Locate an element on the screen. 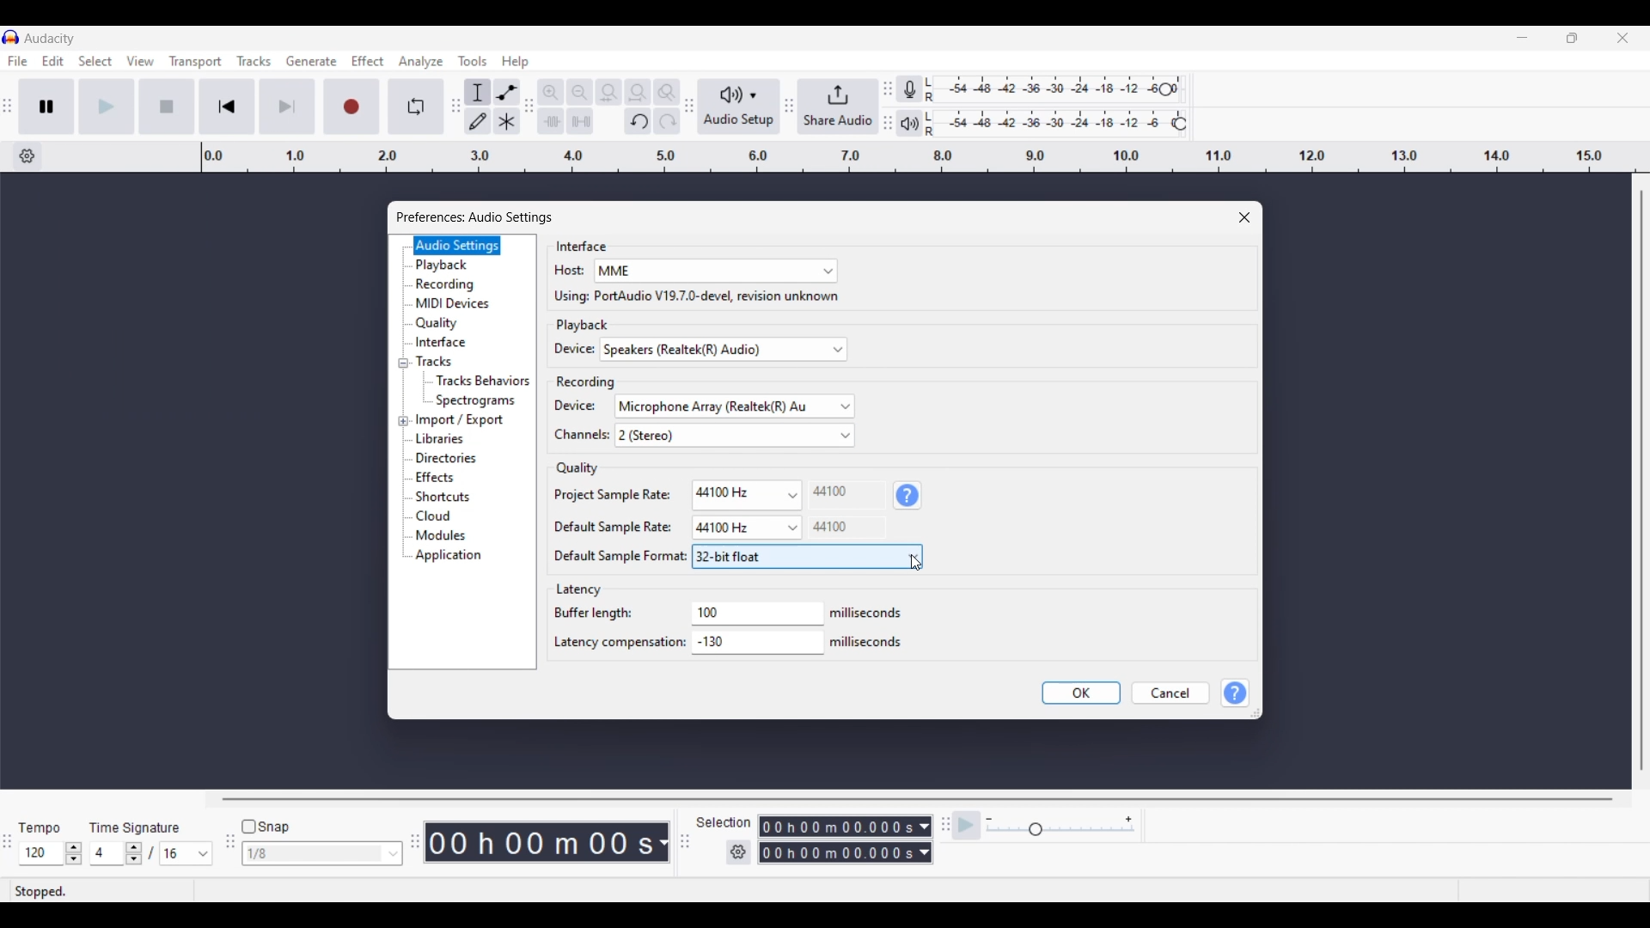 Image resolution: width=1650 pixels, height=928 pixels. Play/Play once is located at coordinates (107, 106).